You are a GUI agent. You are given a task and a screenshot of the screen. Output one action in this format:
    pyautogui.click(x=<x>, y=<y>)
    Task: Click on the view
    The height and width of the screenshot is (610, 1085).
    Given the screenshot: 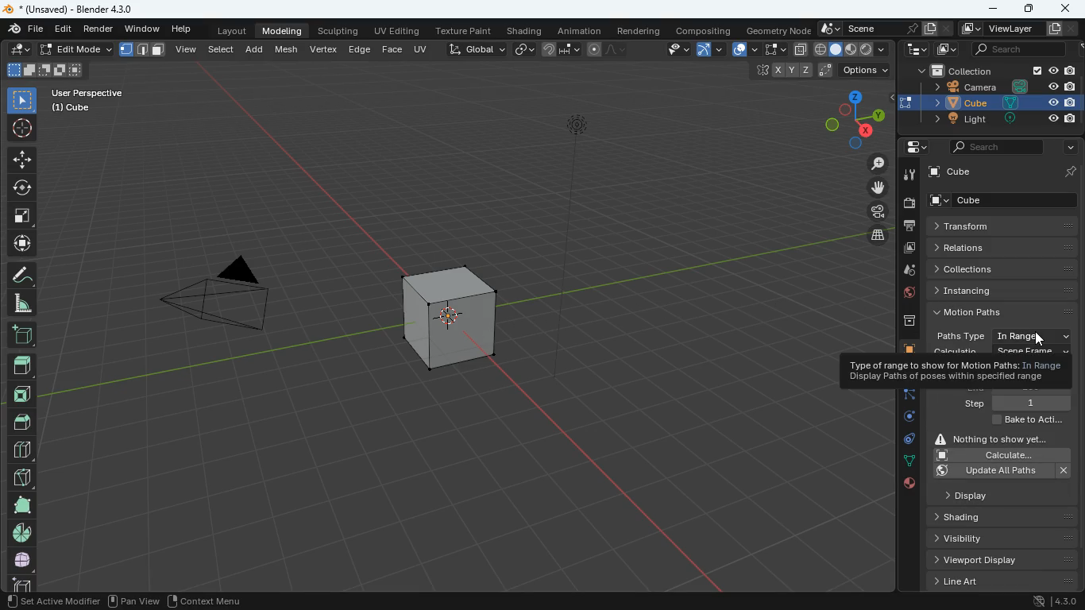 What is the action you would take?
    pyautogui.click(x=187, y=48)
    